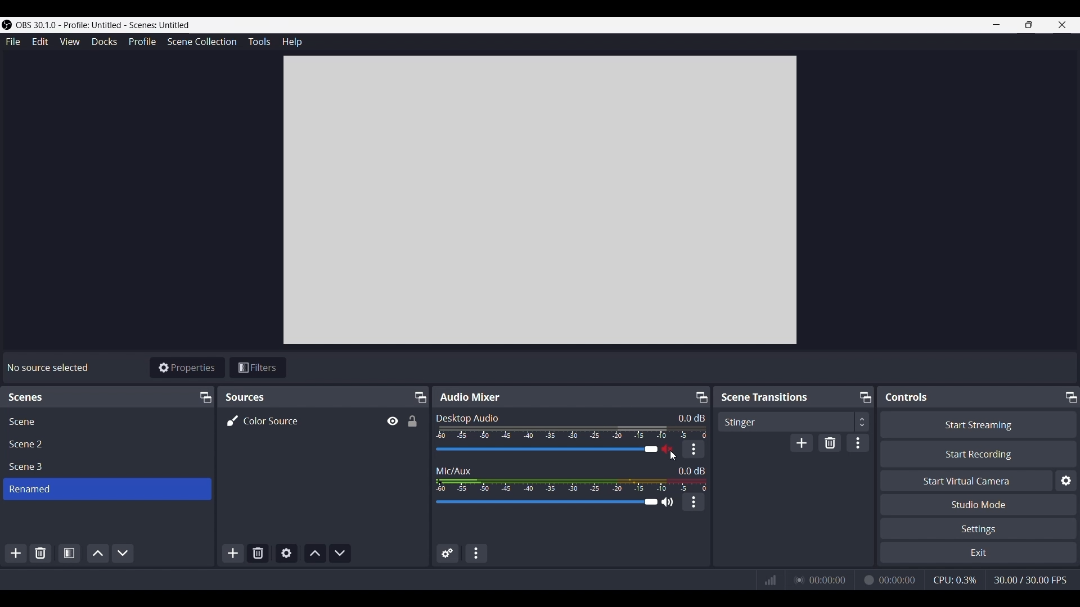 Image resolution: width=1080 pixels, height=607 pixels. What do you see at coordinates (98, 554) in the screenshot?
I see `Move scene one step up` at bounding box center [98, 554].